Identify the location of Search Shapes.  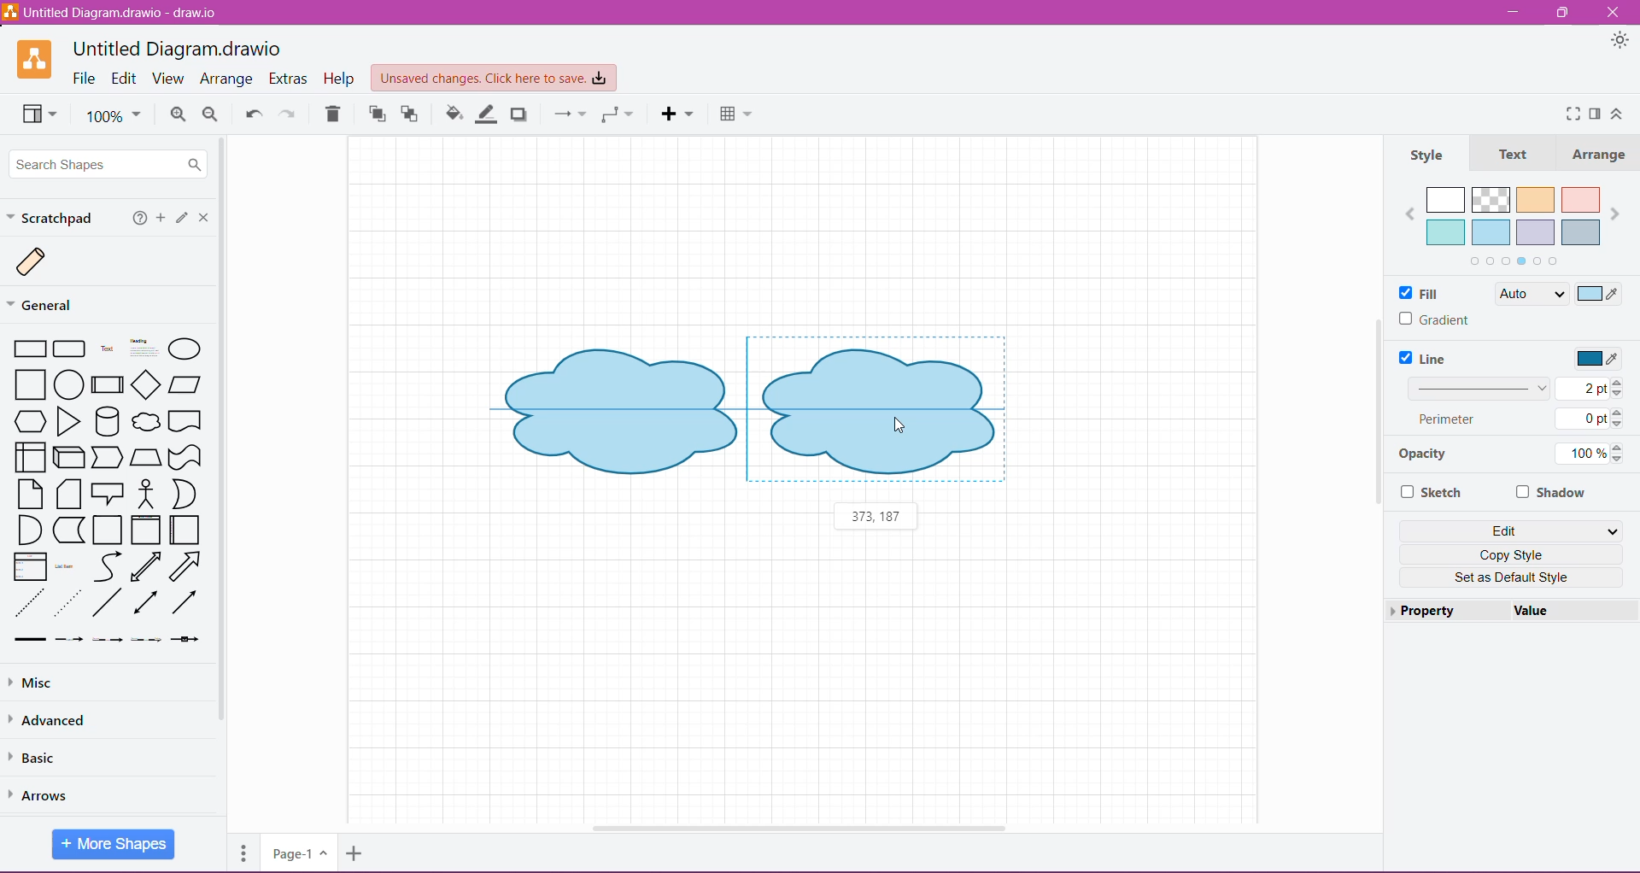
(106, 162).